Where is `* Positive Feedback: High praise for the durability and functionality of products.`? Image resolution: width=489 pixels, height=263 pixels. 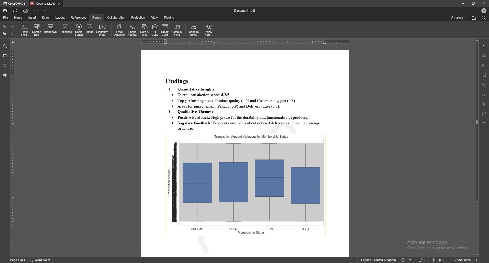
* Positive Feedback: High praise for the durability and functionality of products. is located at coordinates (249, 117).